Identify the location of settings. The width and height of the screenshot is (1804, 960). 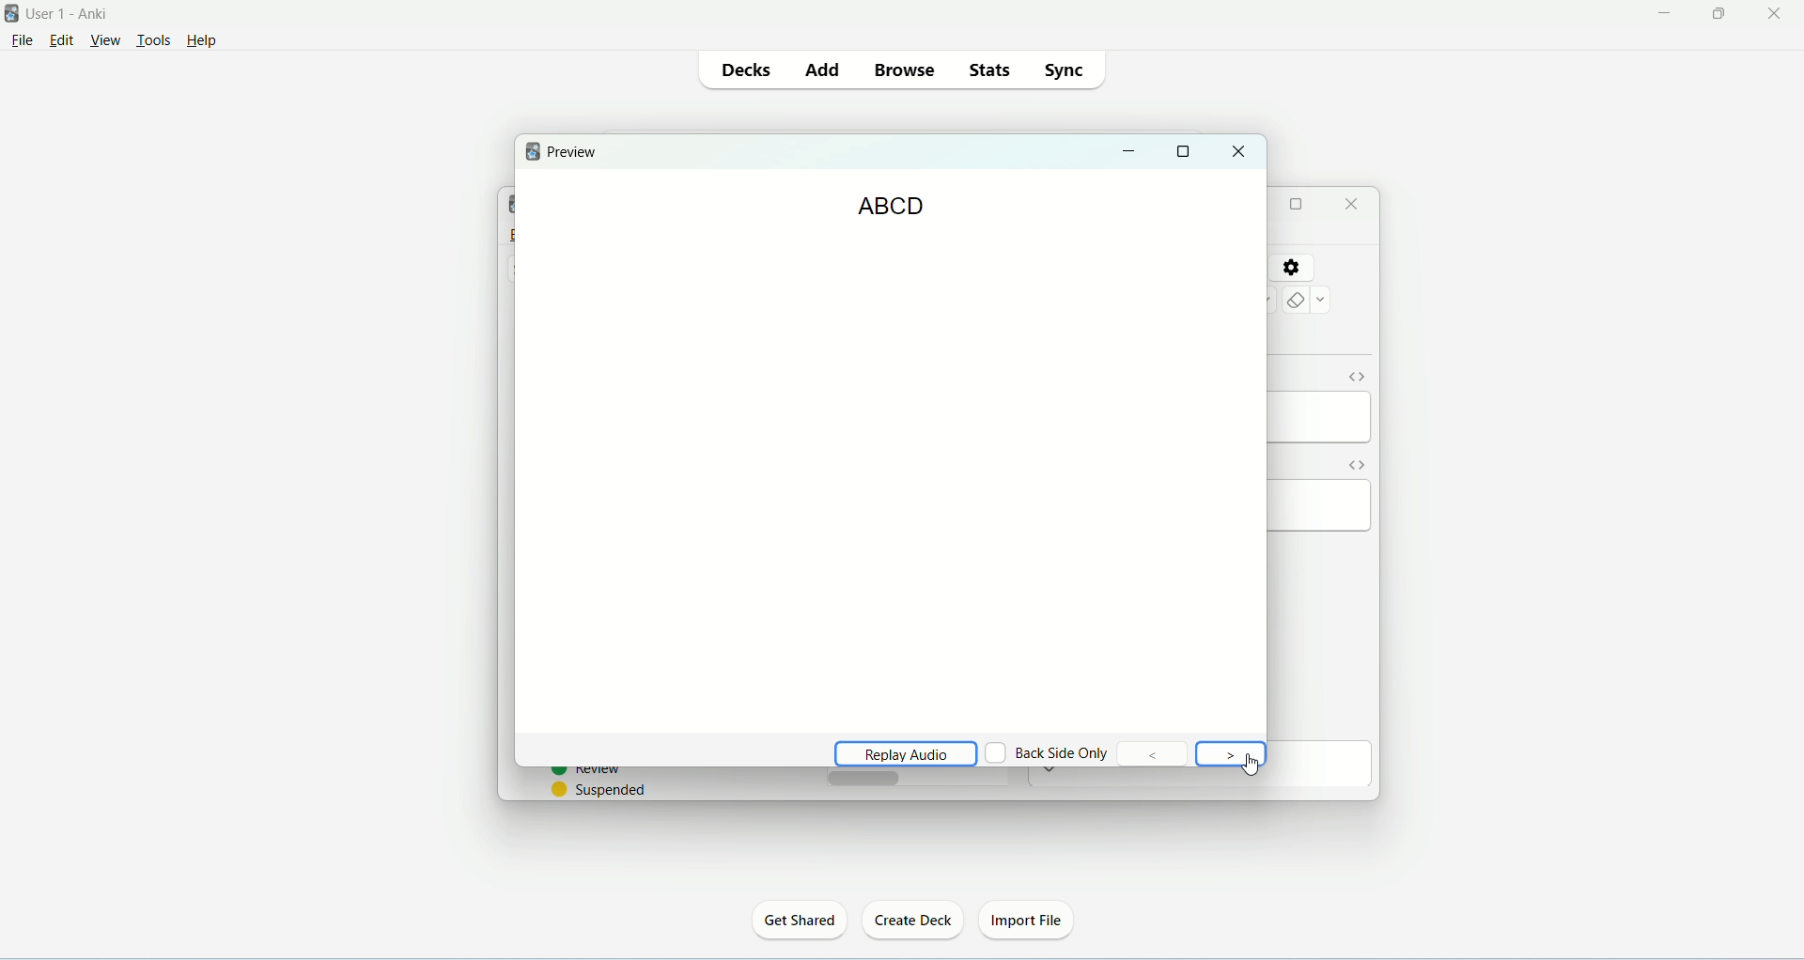
(1290, 269).